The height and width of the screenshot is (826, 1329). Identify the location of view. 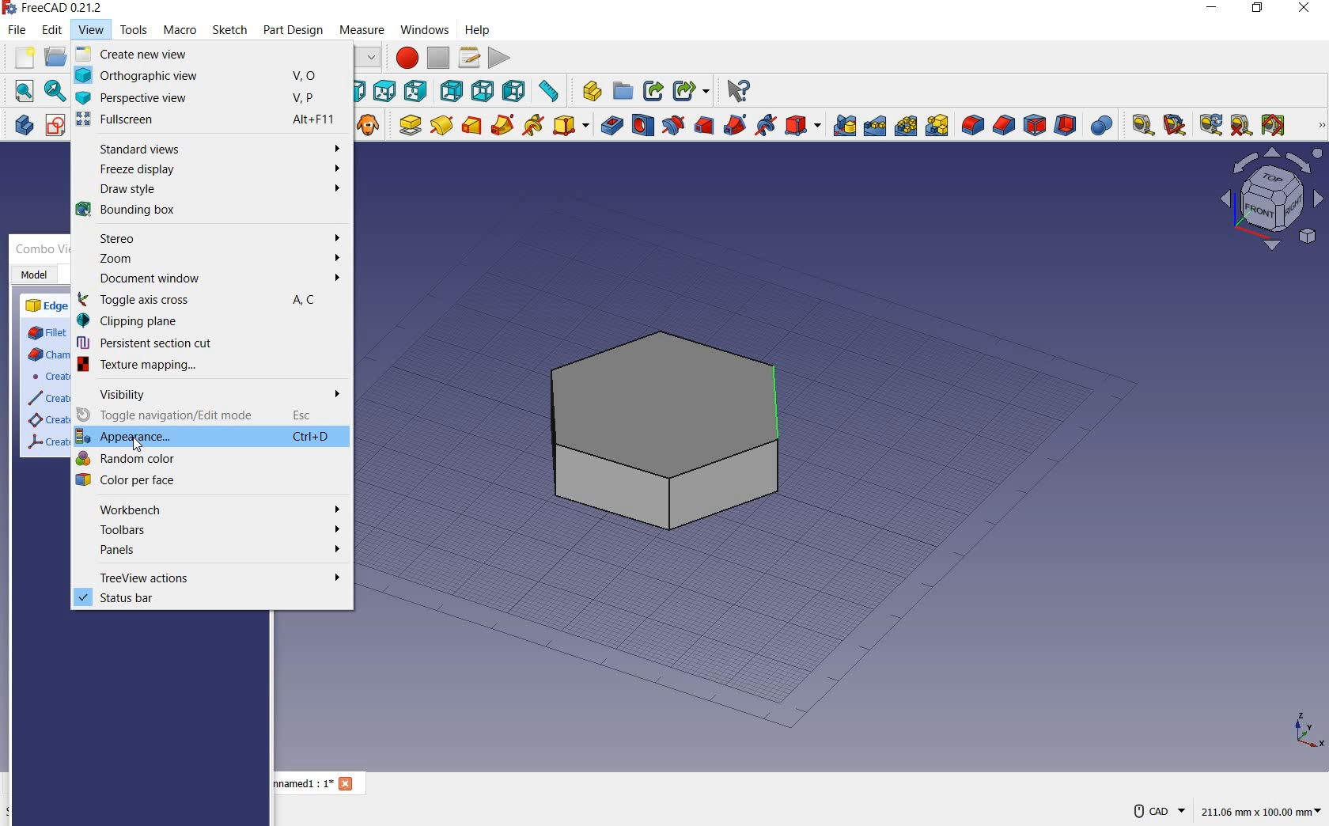
(93, 32).